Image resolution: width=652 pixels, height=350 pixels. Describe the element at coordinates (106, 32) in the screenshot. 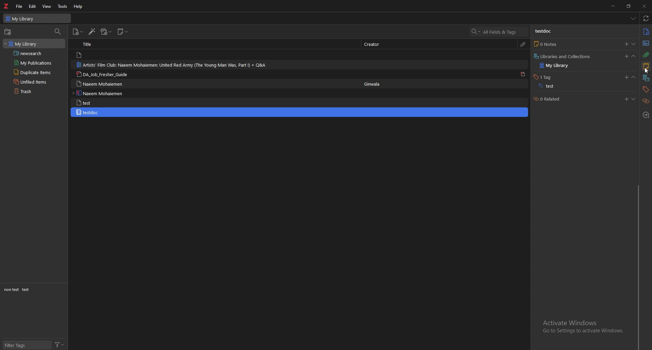

I see `add attachments` at that location.